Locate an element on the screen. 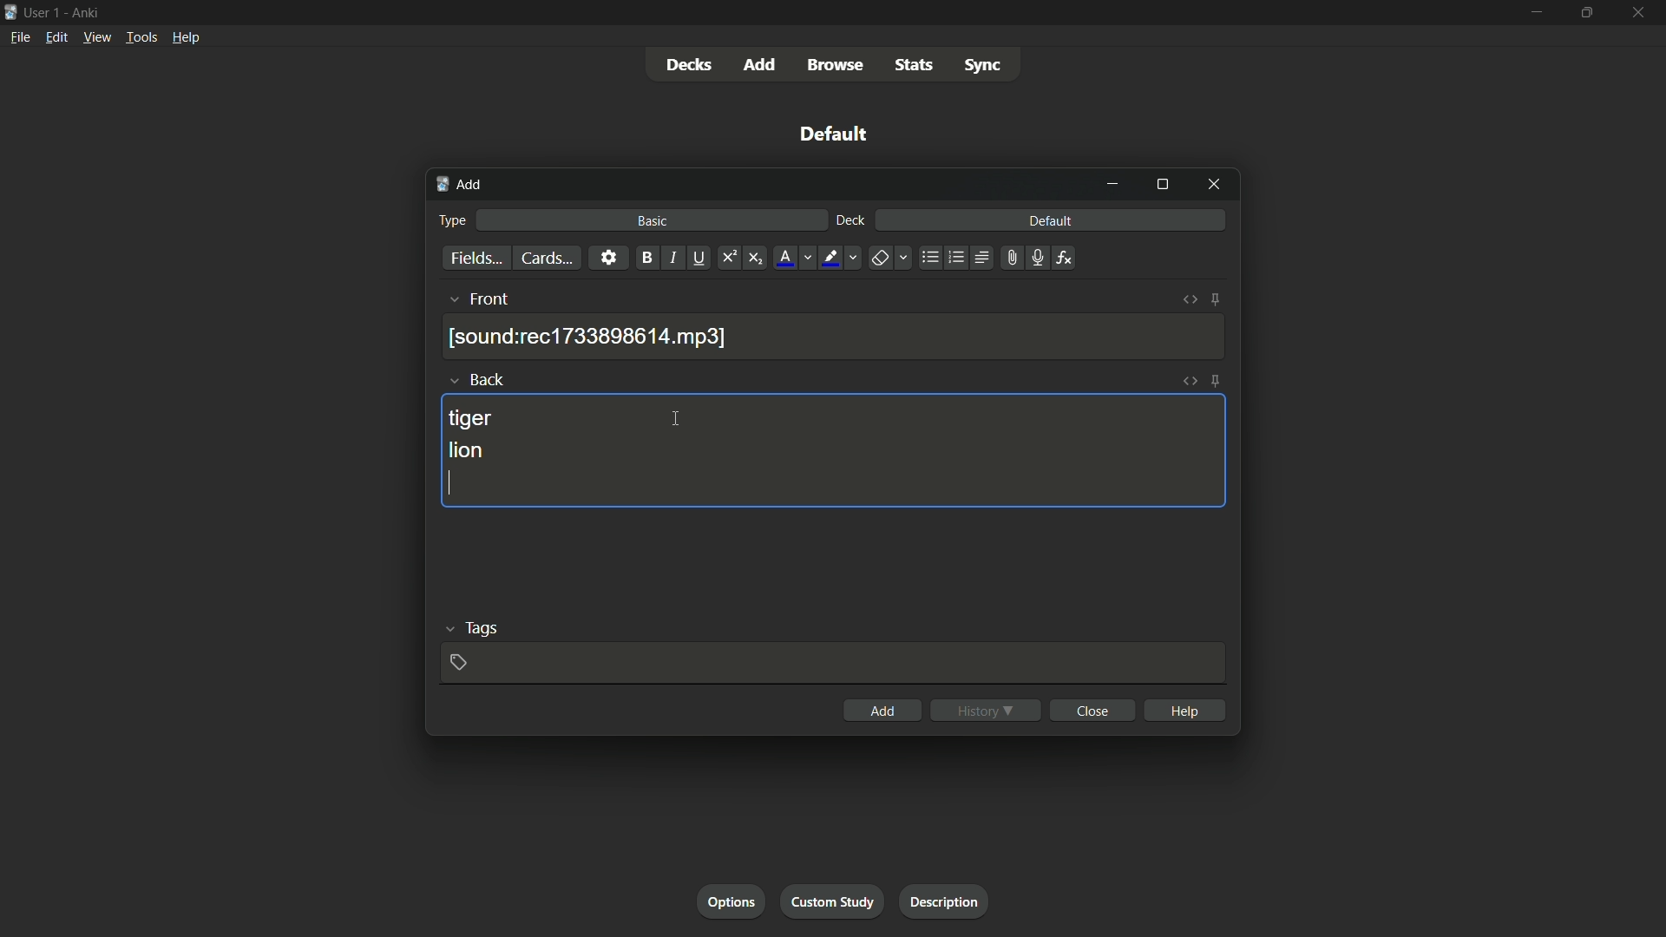 The height and width of the screenshot is (937, 1666). back is located at coordinates (490, 379).